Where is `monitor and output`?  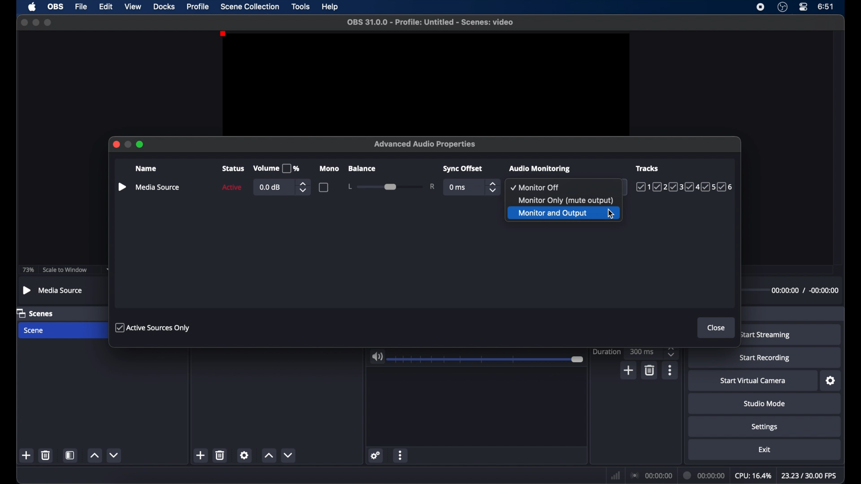 monitor and output is located at coordinates (552, 213).